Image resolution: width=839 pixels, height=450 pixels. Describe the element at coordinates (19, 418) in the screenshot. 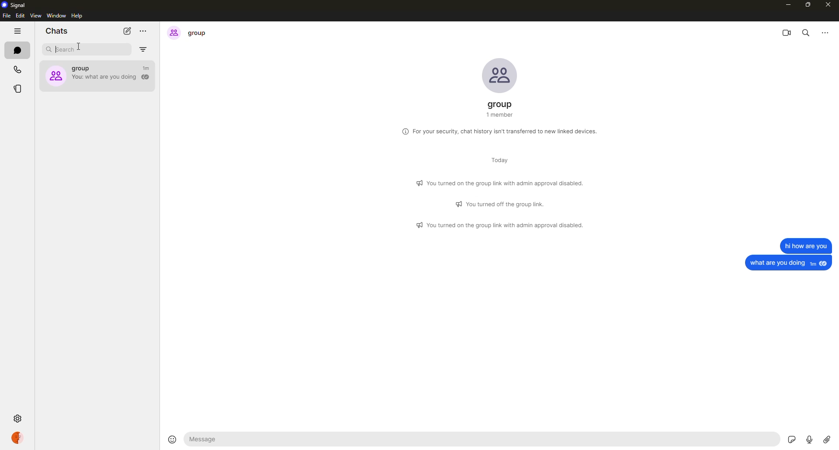

I see `settings` at that location.